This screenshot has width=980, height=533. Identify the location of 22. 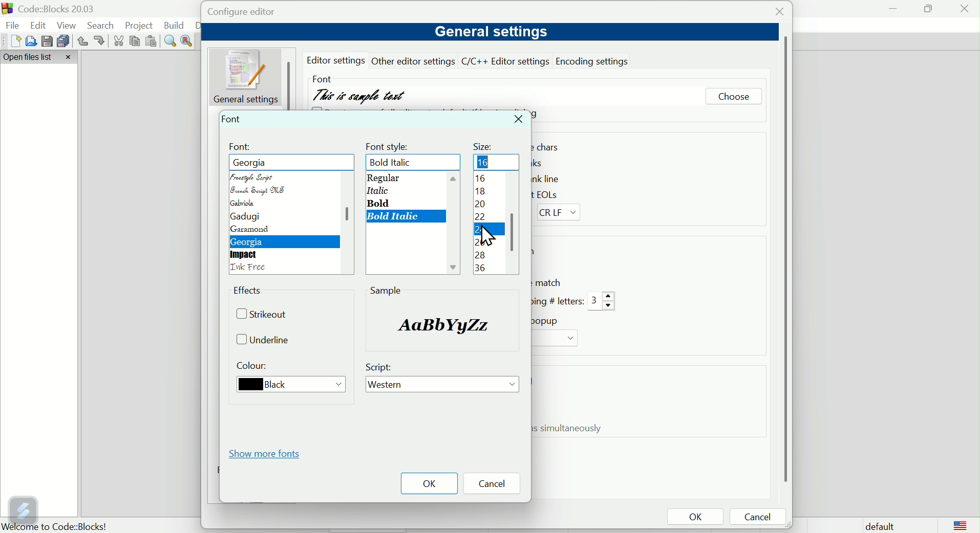
(482, 218).